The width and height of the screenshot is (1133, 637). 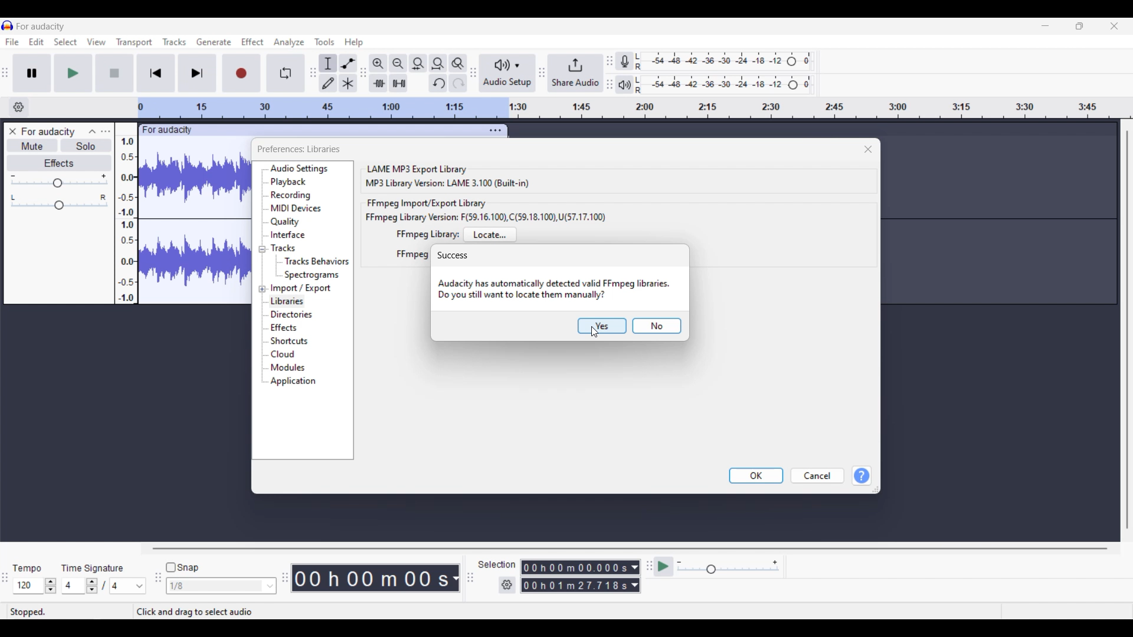 I want to click on Minimize, so click(x=1045, y=26).